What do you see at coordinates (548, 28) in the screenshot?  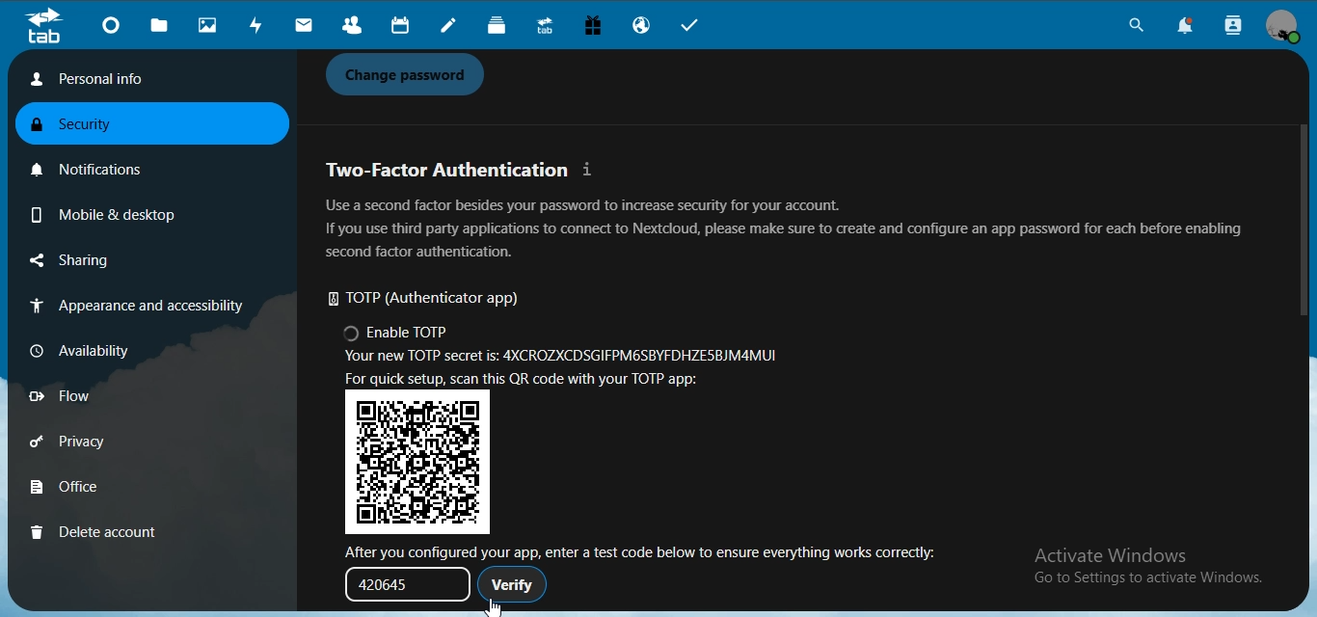 I see `upgrade` at bounding box center [548, 28].